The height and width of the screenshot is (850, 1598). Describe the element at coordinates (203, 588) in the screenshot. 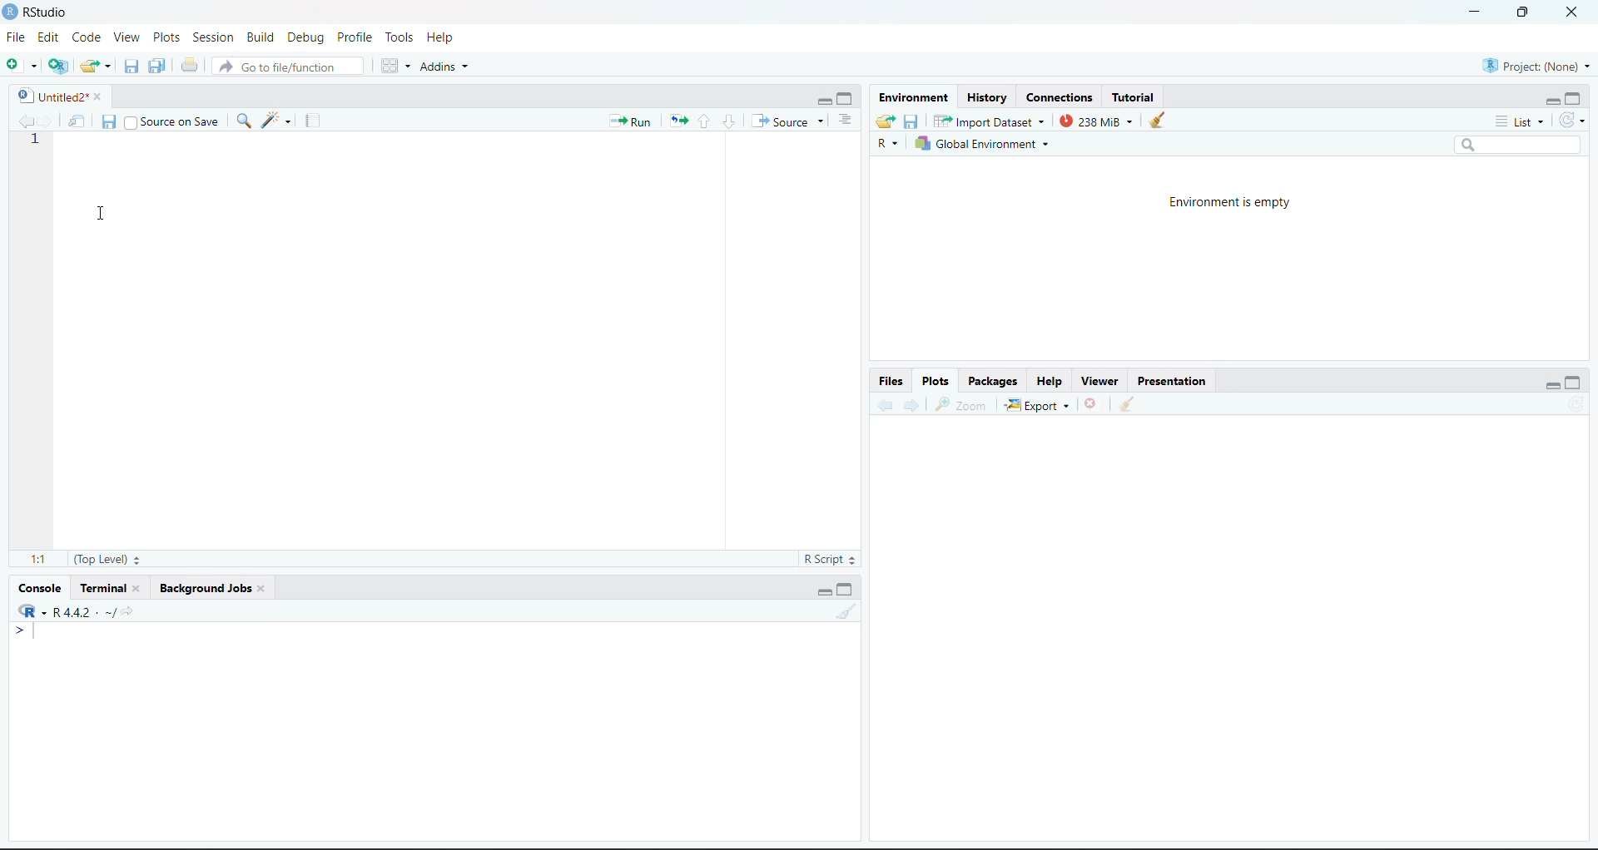

I see `Background Jobs` at that location.